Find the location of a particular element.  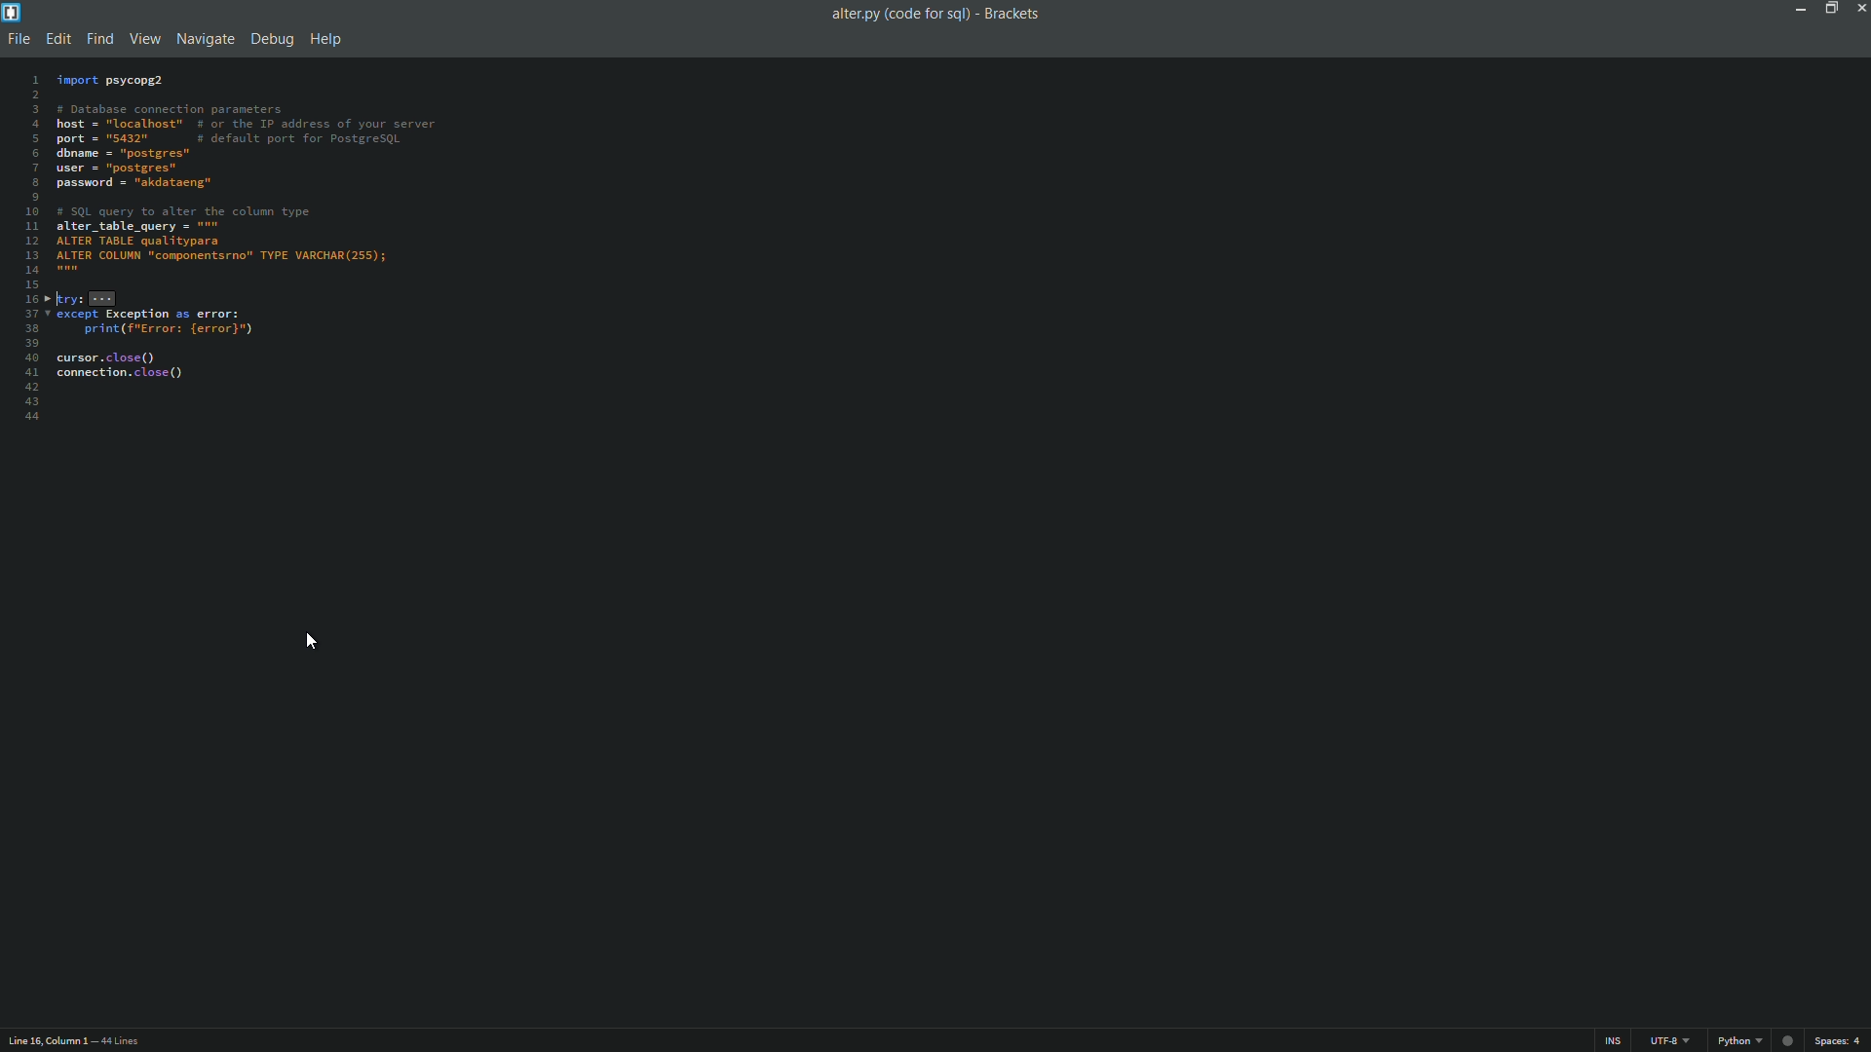

help menu is located at coordinates (326, 39).